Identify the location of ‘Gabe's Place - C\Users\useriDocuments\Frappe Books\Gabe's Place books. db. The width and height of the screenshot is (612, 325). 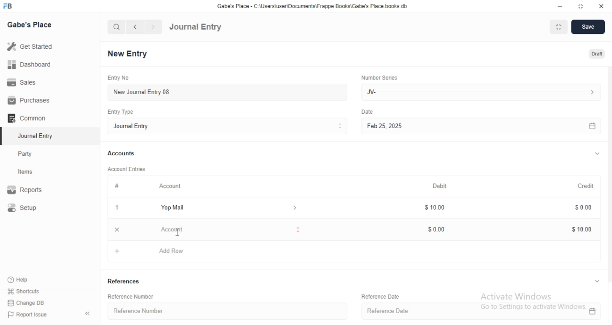
(311, 5).